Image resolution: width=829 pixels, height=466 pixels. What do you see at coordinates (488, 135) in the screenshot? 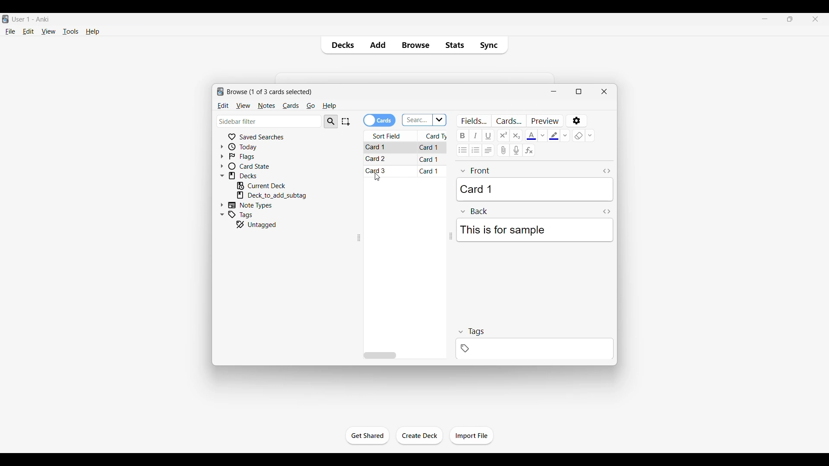
I see `Underline text` at bounding box center [488, 135].